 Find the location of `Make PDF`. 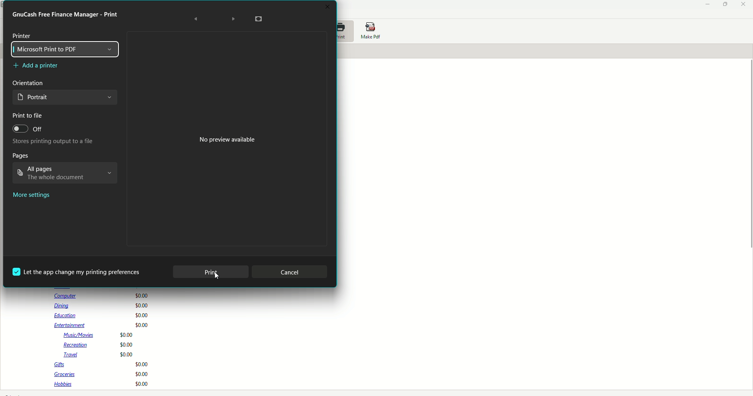

Make PDF is located at coordinates (371, 31).